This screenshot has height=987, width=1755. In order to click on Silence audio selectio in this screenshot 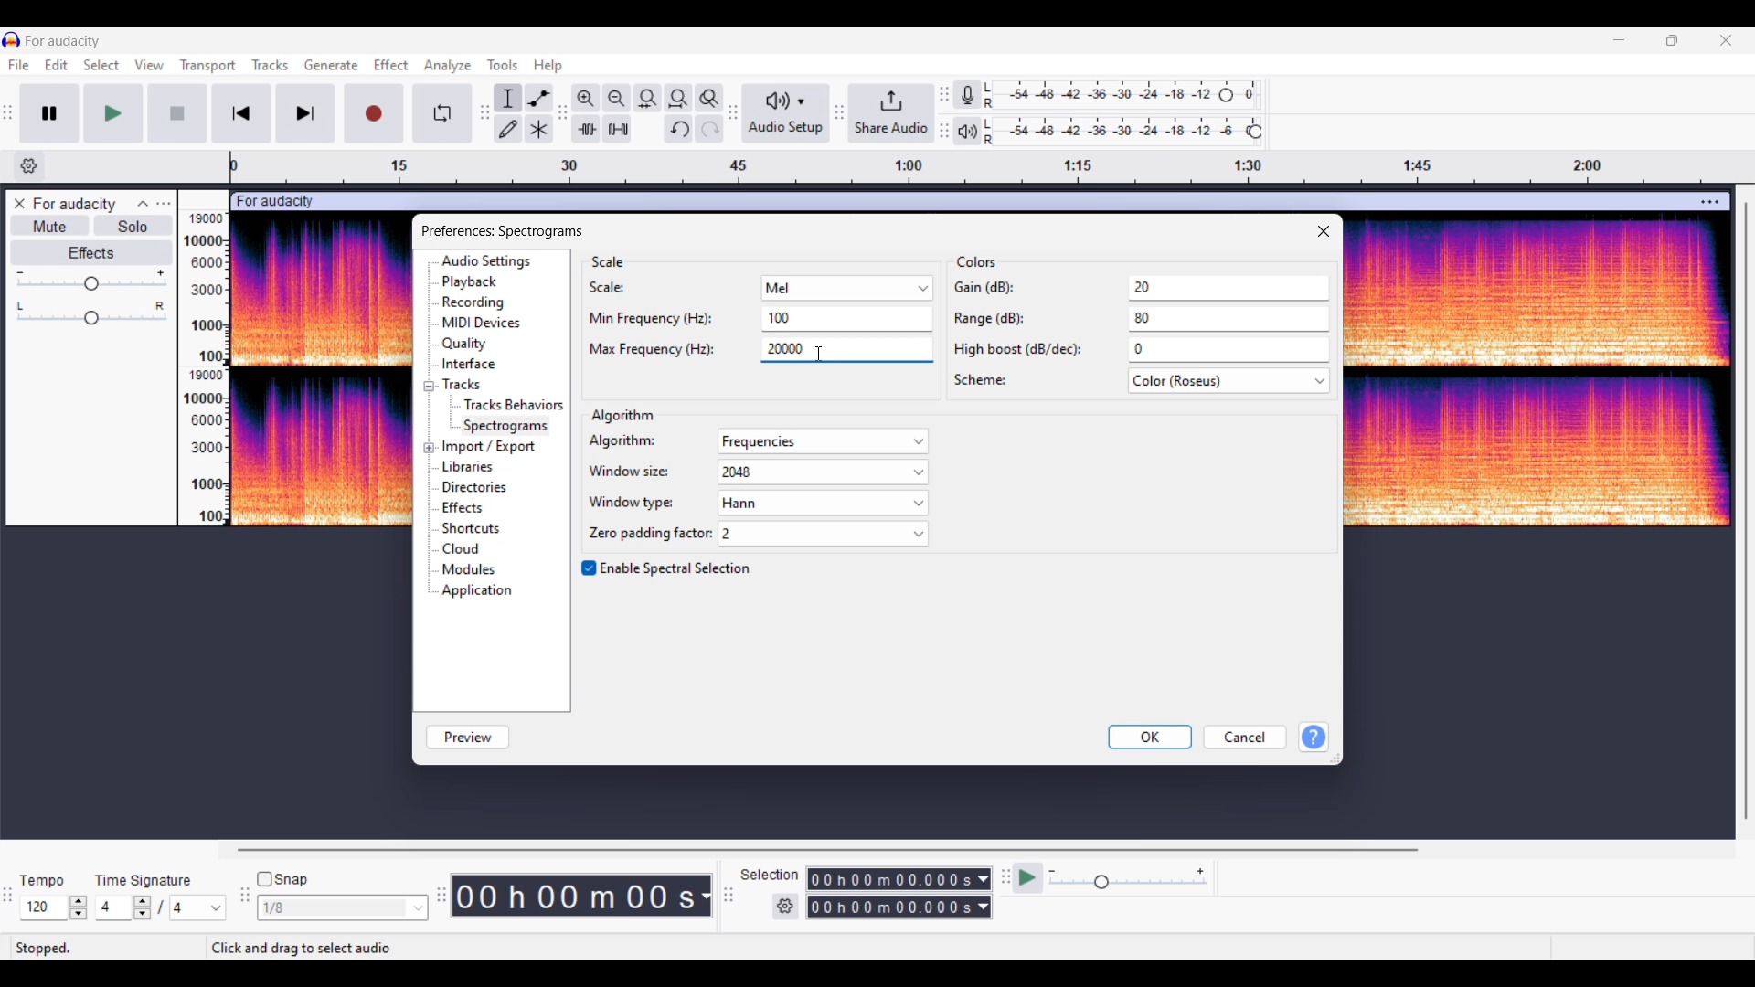, I will do `click(618, 128)`.